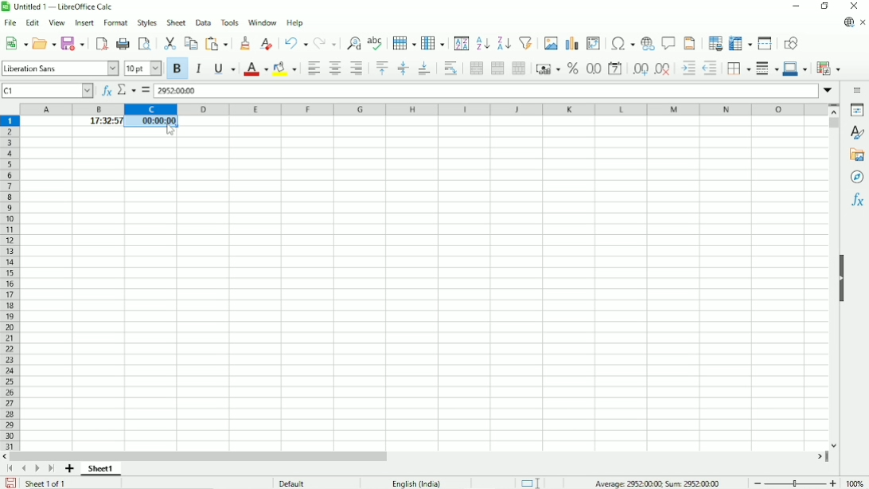 This screenshot has height=489, width=869. Describe the element at coordinates (168, 132) in the screenshot. I see `Cursor` at that location.